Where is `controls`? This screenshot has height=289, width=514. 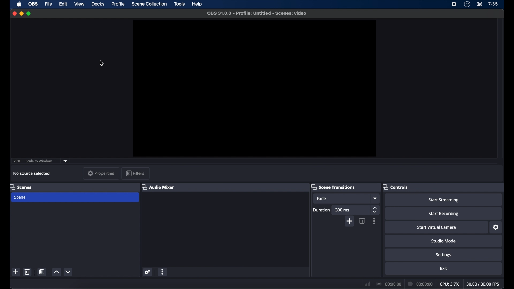 controls is located at coordinates (395, 187).